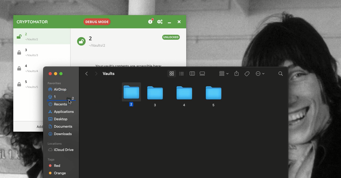  I want to click on Close, so click(178, 21).